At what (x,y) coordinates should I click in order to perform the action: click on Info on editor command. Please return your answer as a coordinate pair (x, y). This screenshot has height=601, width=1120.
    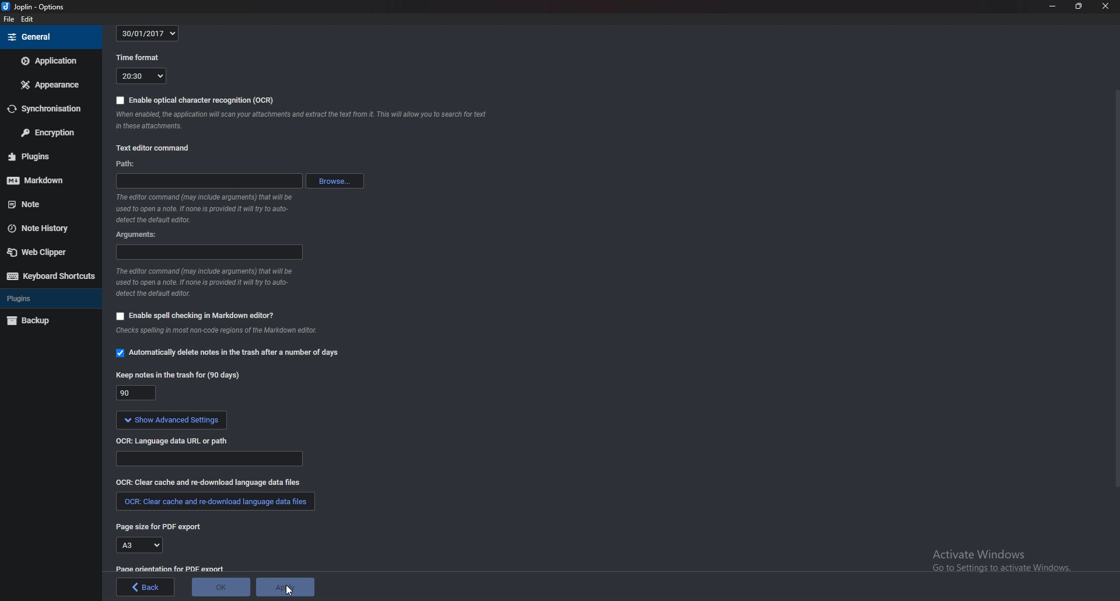
    Looking at the image, I should click on (206, 282).